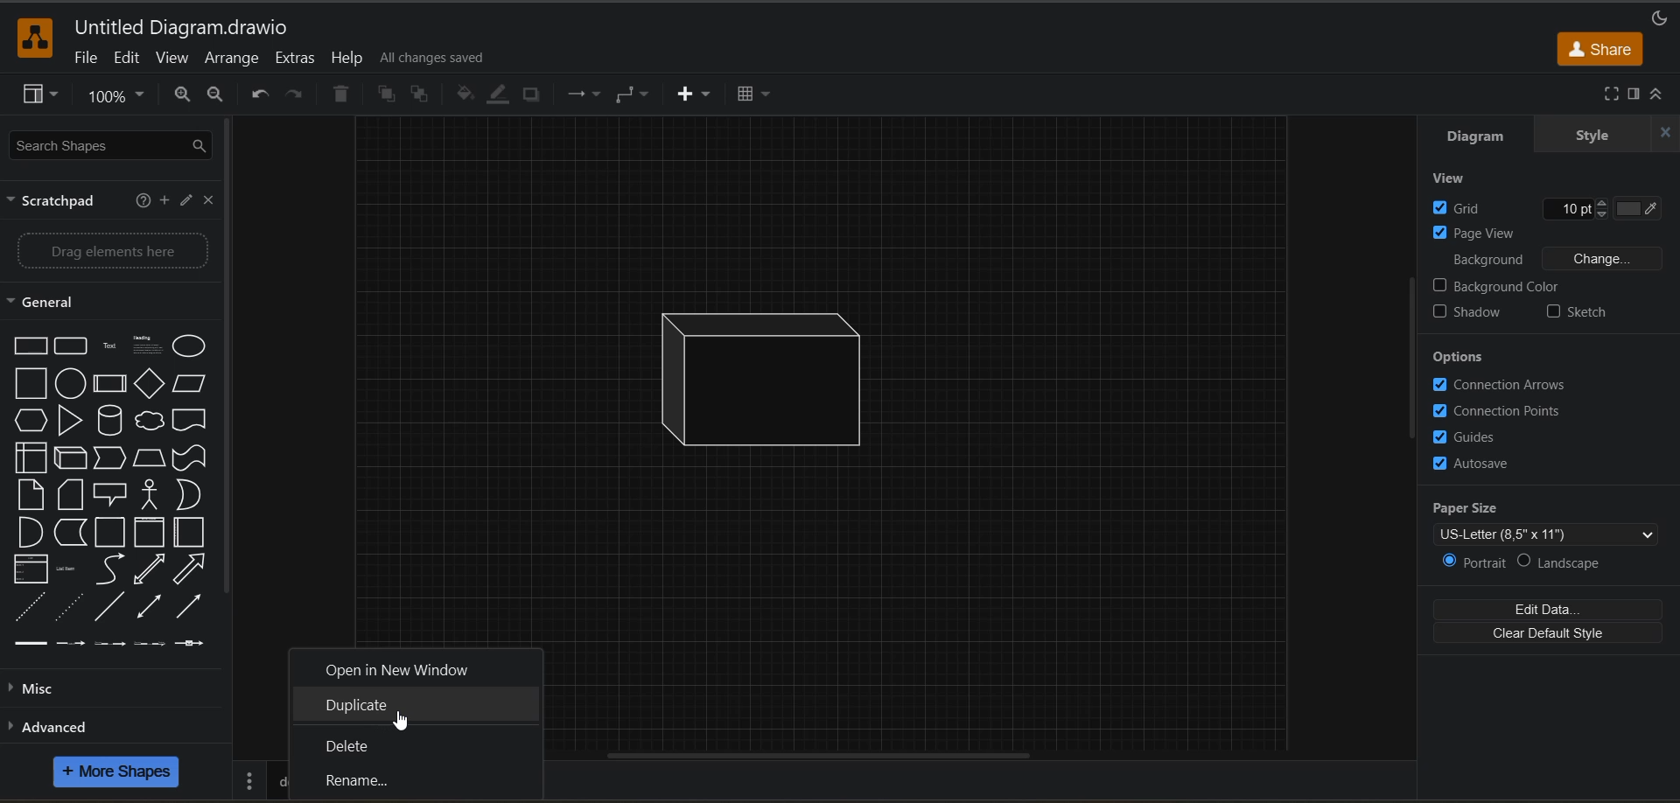 This screenshot has width=1680, height=803. What do you see at coordinates (1466, 315) in the screenshot?
I see `shadow` at bounding box center [1466, 315].